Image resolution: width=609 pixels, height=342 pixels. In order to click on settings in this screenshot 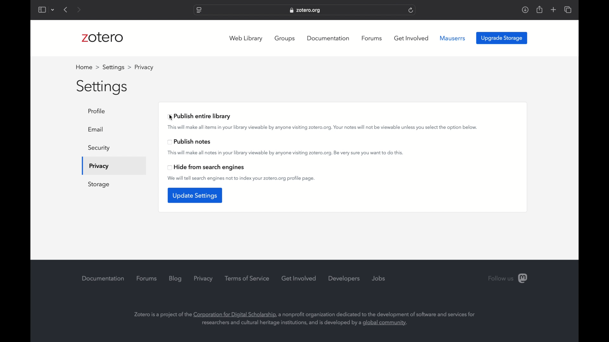, I will do `click(103, 88)`.